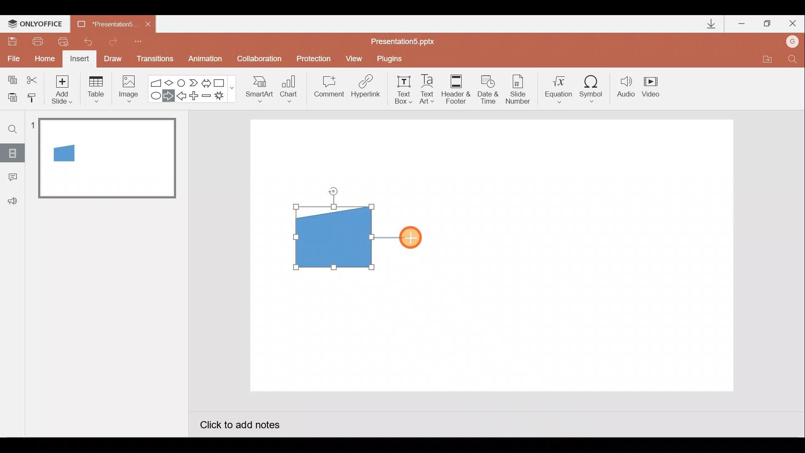 The image size is (805, 453). What do you see at coordinates (332, 236) in the screenshot?
I see `Manual input flow chart ` at bounding box center [332, 236].